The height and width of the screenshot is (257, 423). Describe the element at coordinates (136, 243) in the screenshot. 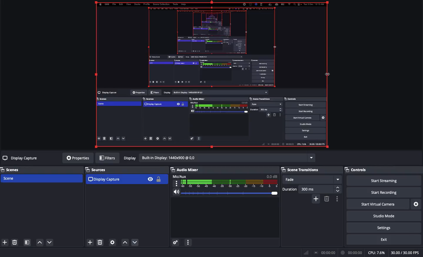

I see `Down` at that location.